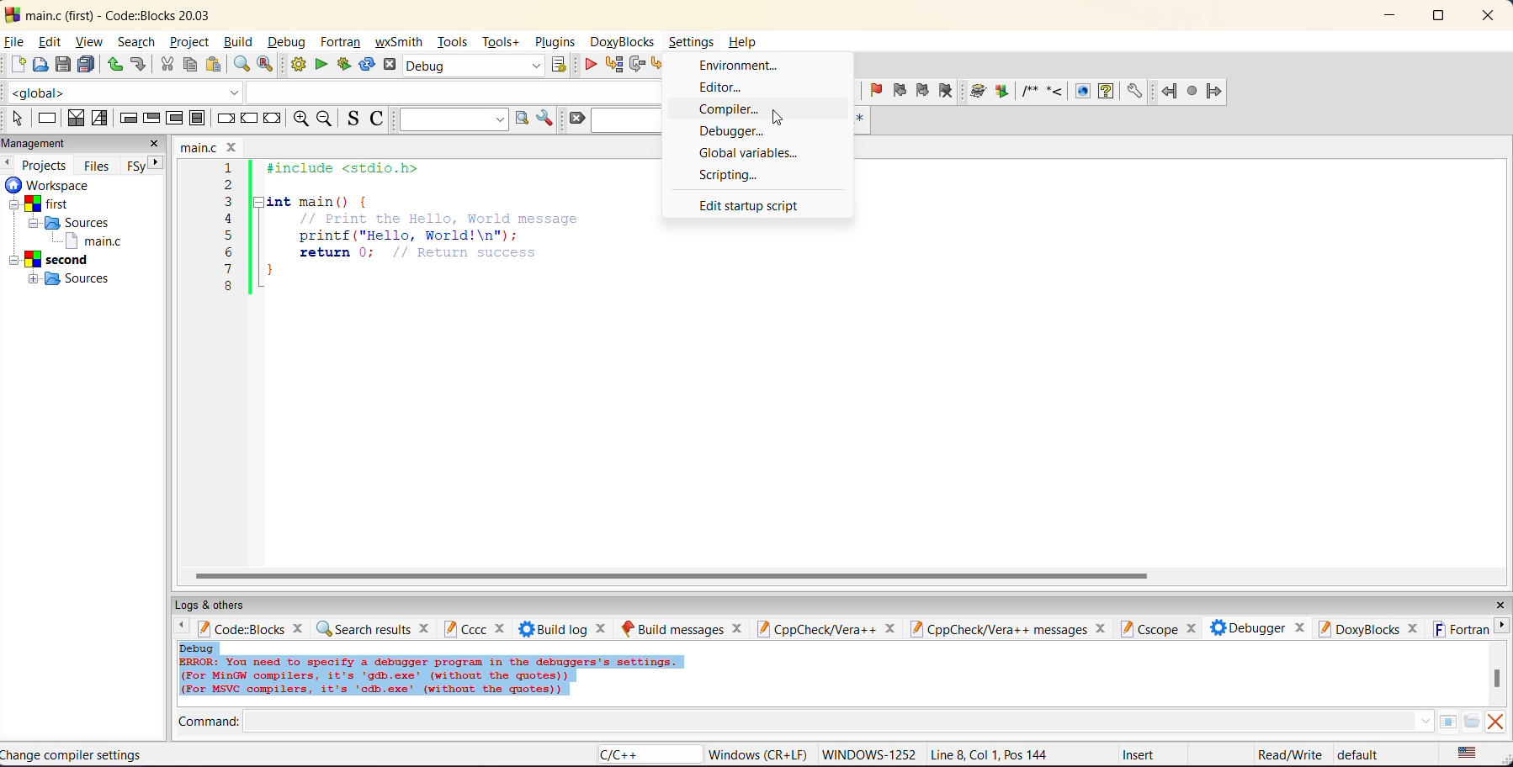  Describe the element at coordinates (1460, 630) in the screenshot. I see `fortran` at that location.